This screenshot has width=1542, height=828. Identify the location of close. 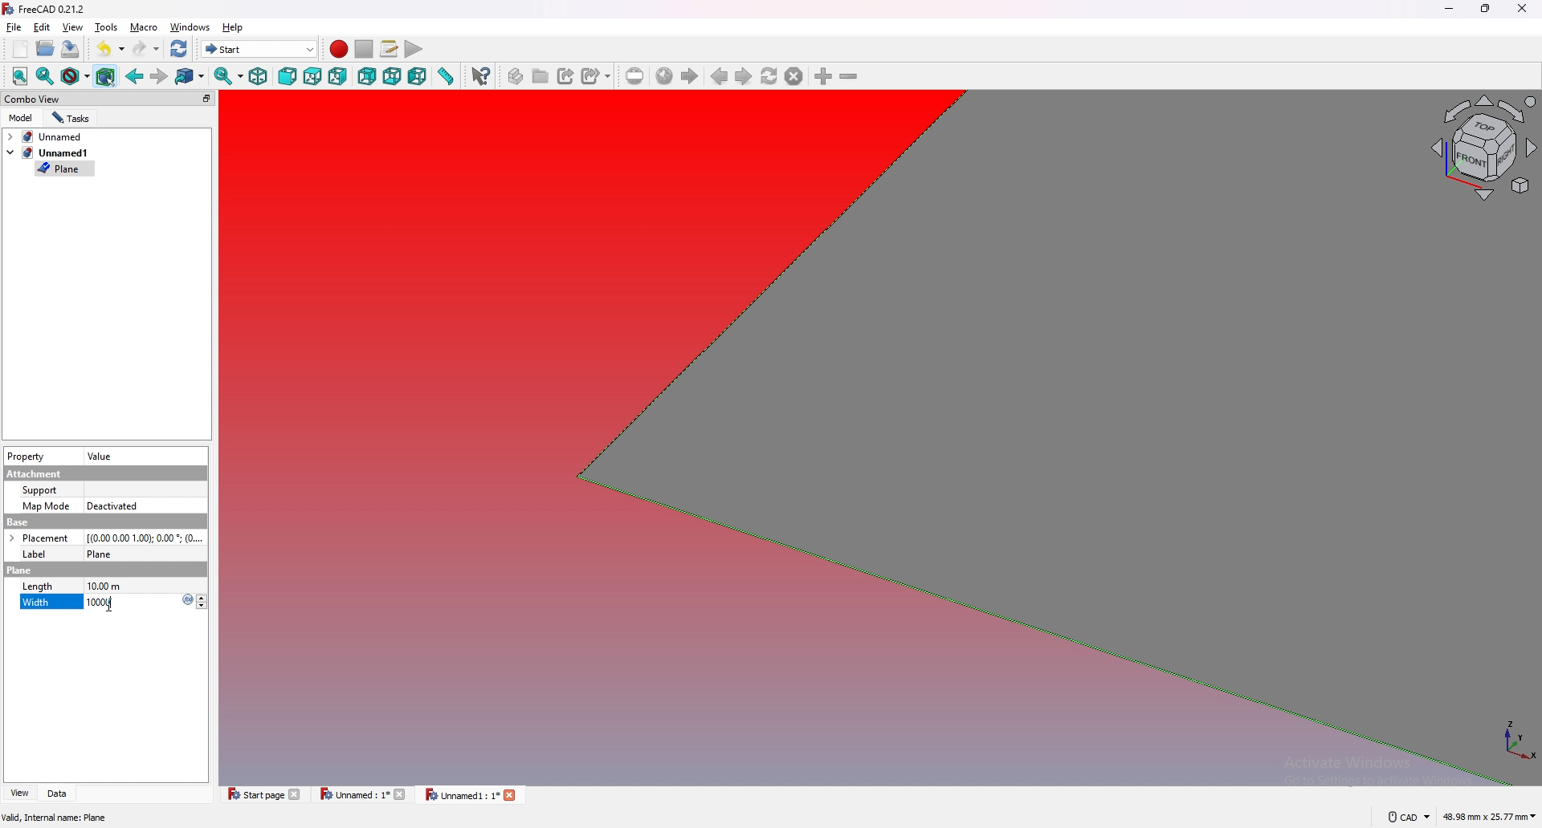
(1520, 9).